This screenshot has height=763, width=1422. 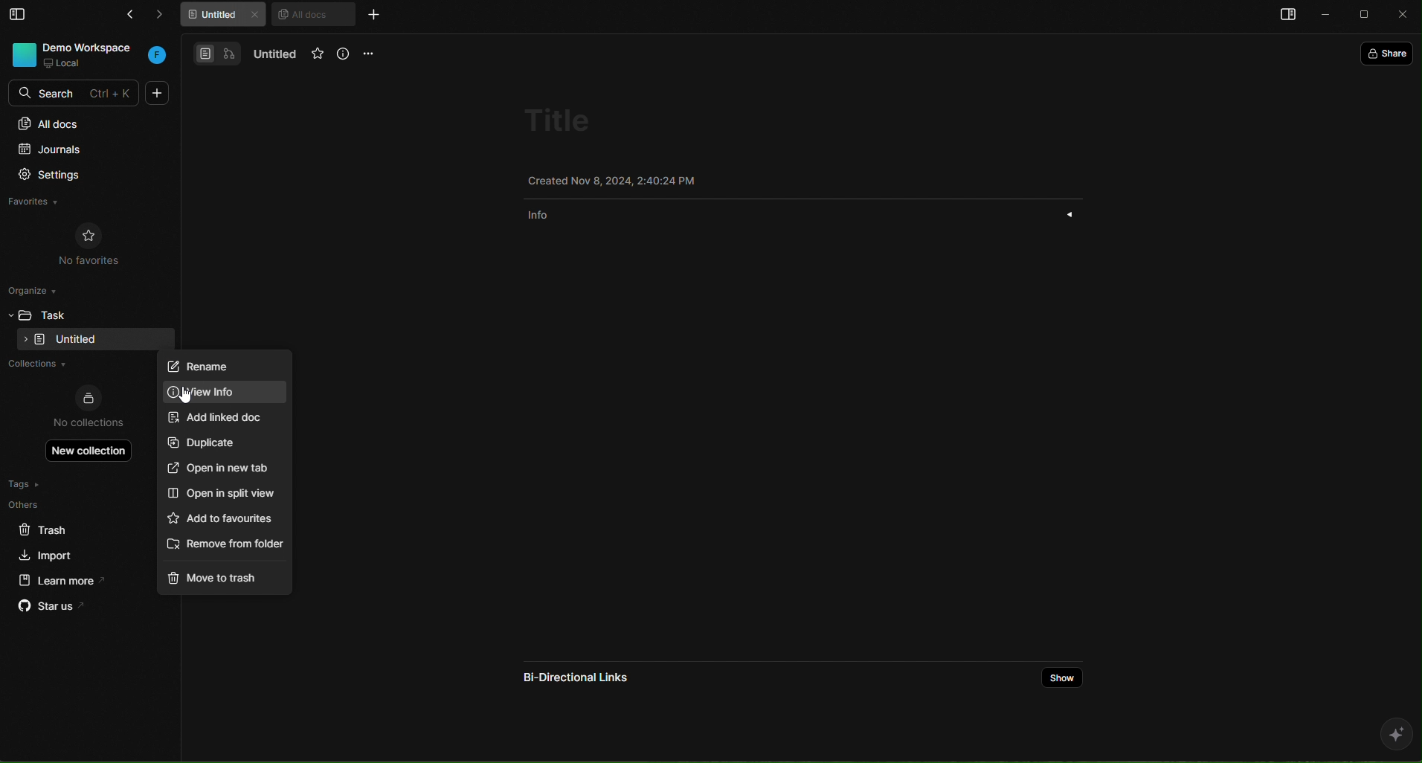 What do you see at coordinates (167, 17) in the screenshot?
I see `forward` at bounding box center [167, 17].